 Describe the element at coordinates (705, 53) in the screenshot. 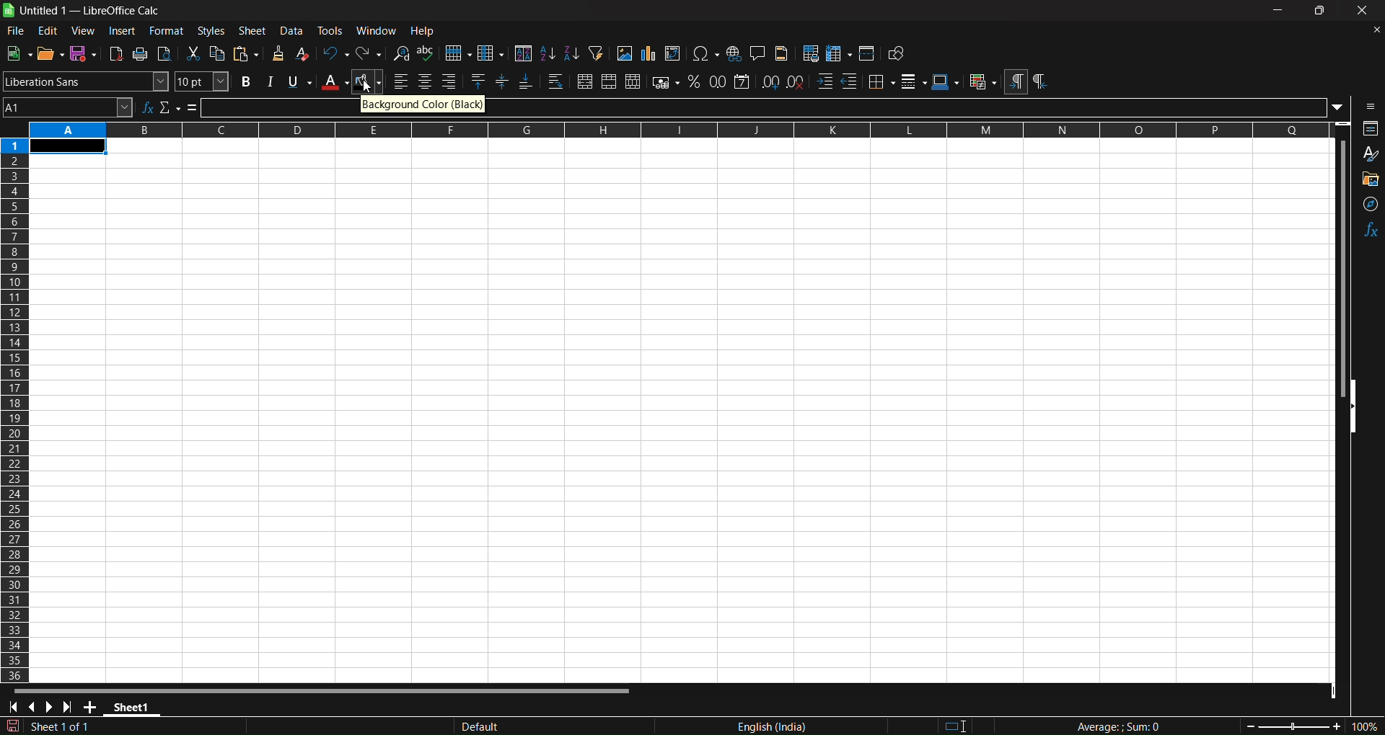

I see `insert special characters` at that location.